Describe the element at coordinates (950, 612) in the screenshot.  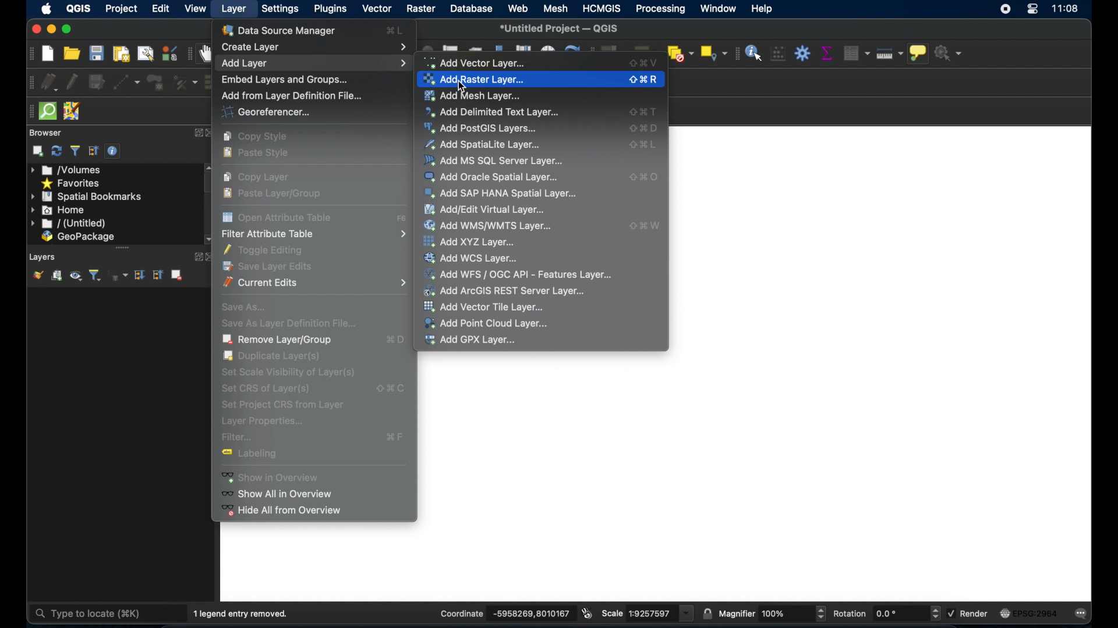
I see `checkbox` at that location.